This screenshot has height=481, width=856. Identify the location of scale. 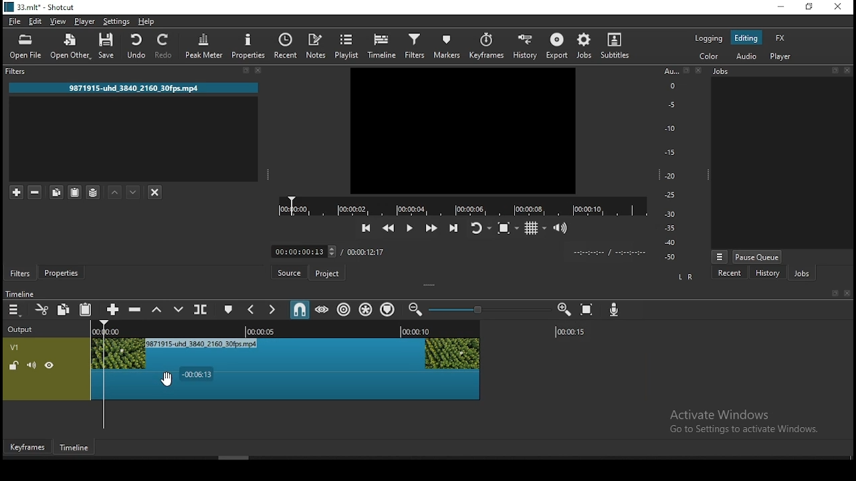
(670, 164).